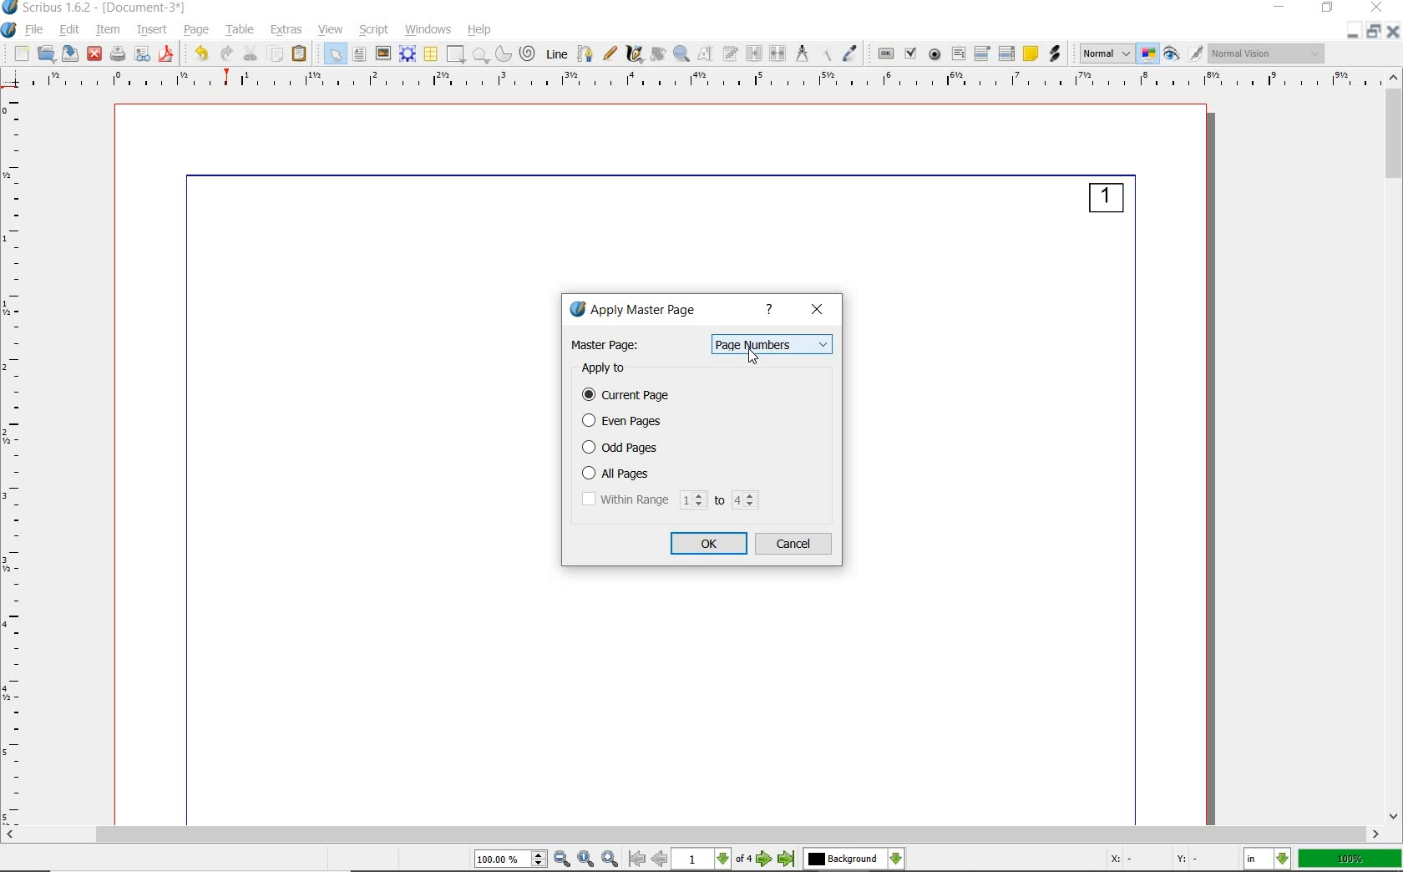  I want to click on polygon, so click(483, 54).